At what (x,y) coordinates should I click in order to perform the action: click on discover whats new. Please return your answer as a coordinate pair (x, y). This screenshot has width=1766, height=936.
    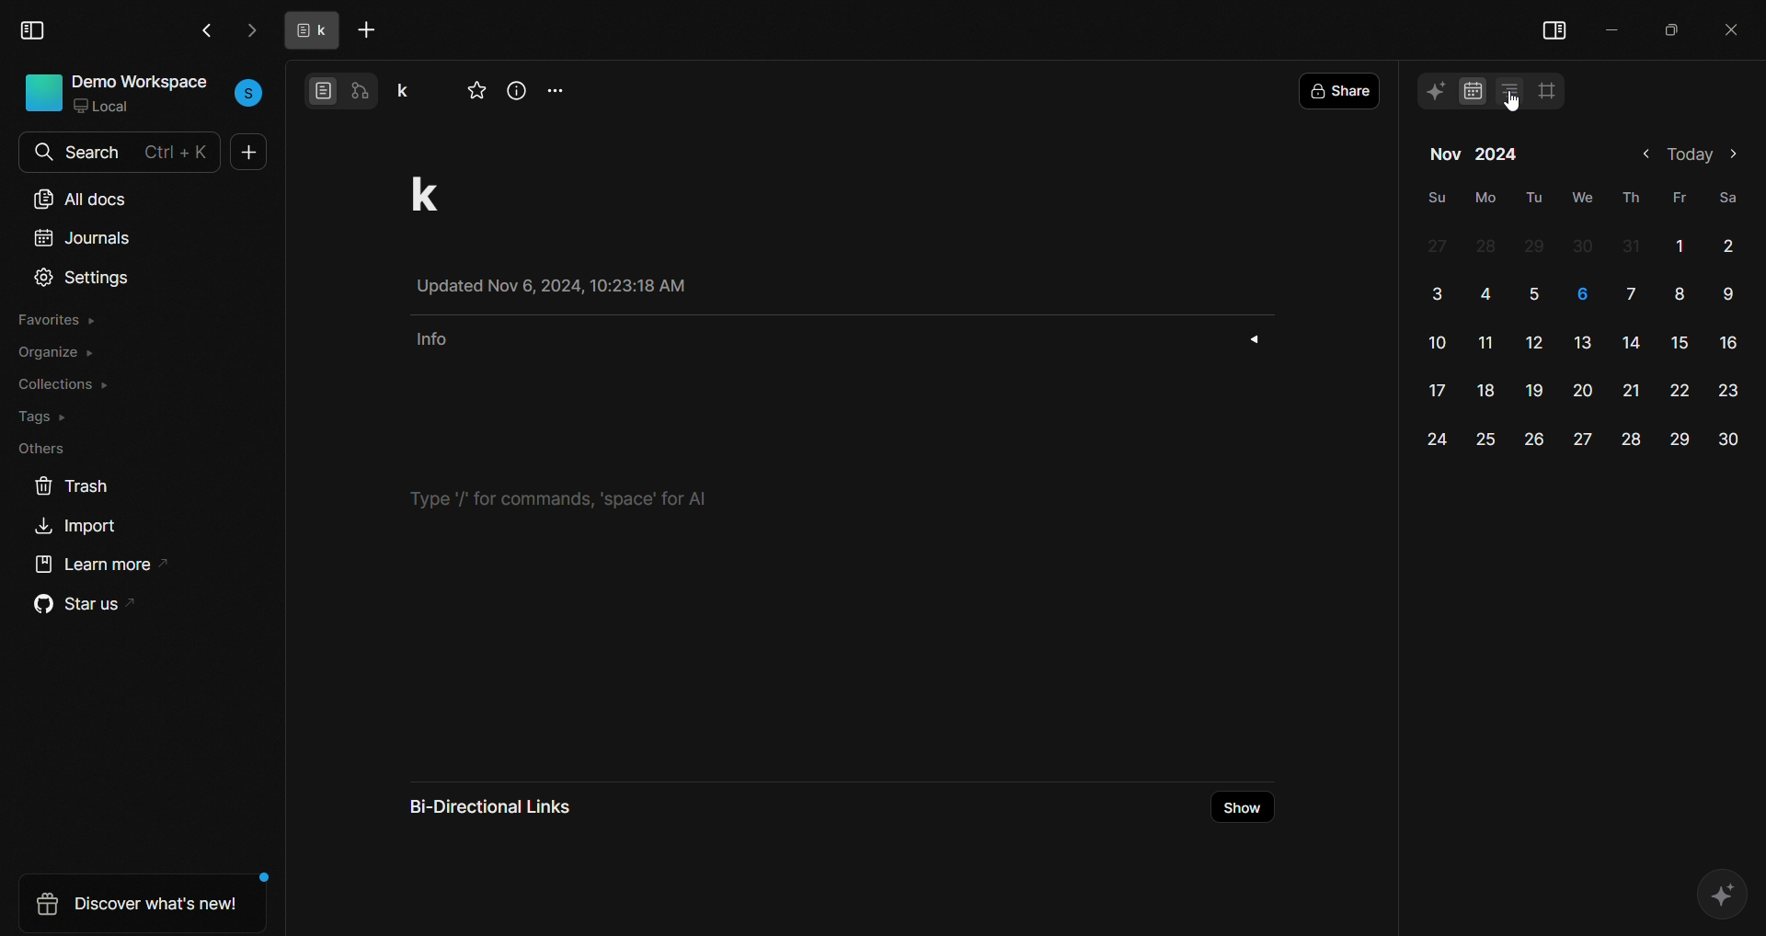
    Looking at the image, I should click on (133, 904).